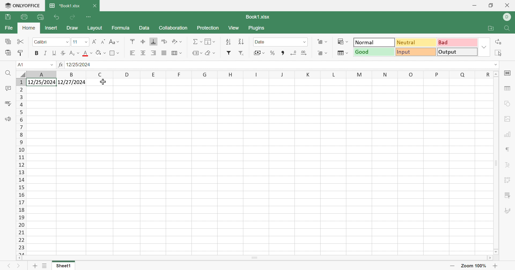 This screenshot has width=515, height=270. What do you see at coordinates (174, 28) in the screenshot?
I see `Collaboration` at bounding box center [174, 28].